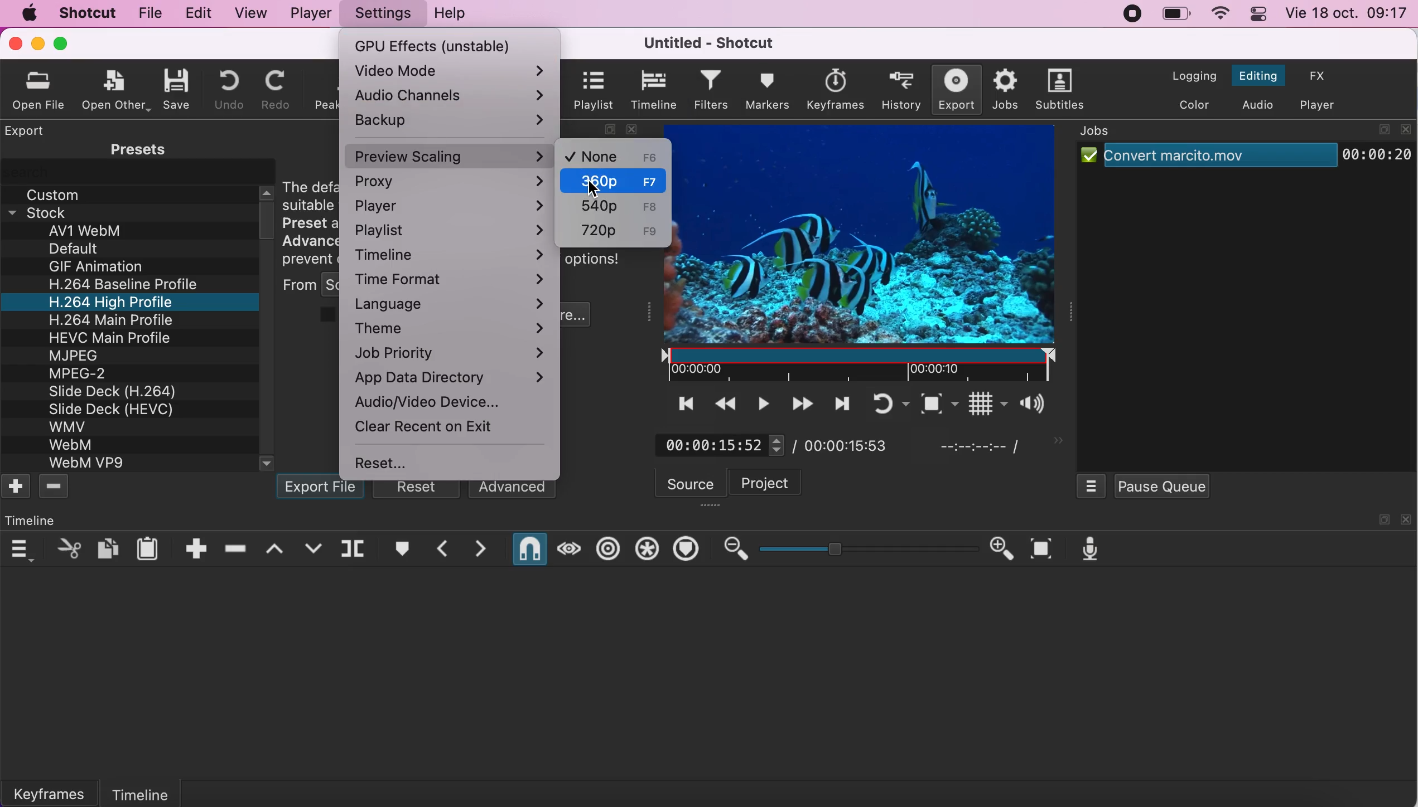 This screenshot has height=807, width=1418. Describe the element at coordinates (107, 318) in the screenshot. I see `H 264 Main Profile` at that location.